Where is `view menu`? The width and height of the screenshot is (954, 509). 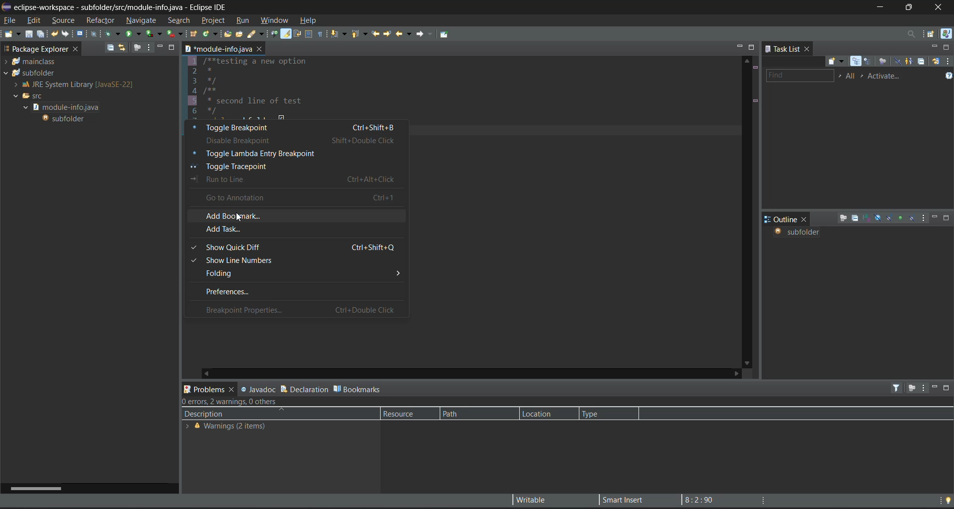
view menu is located at coordinates (948, 61).